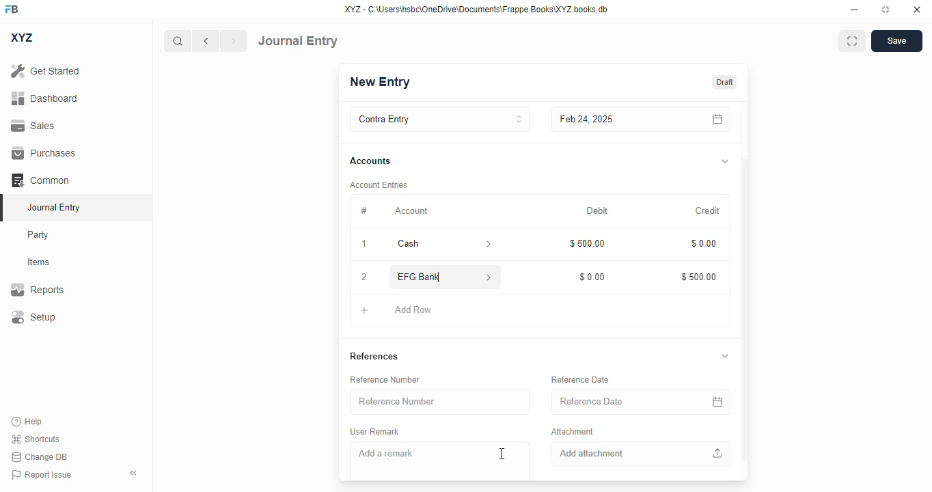 This screenshot has height=492, width=932. What do you see at coordinates (852, 41) in the screenshot?
I see `maximise window` at bounding box center [852, 41].